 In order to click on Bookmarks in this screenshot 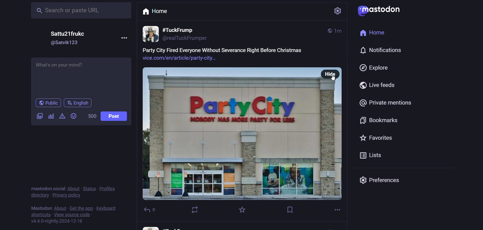, I will do `click(377, 120)`.